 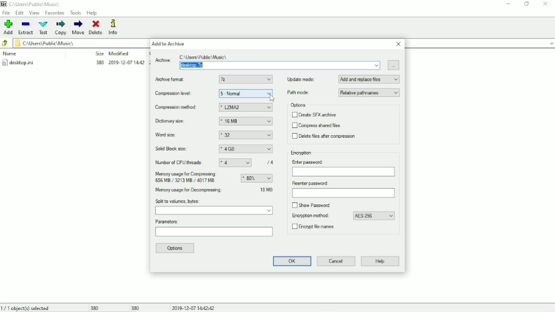 I want to click on Help, so click(x=92, y=13).